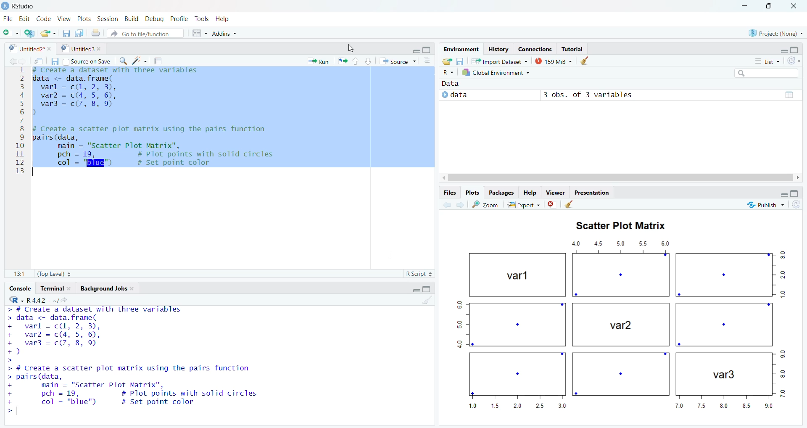  What do you see at coordinates (108, 18) in the screenshot?
I see `Session` at bounding box center [108, 18].